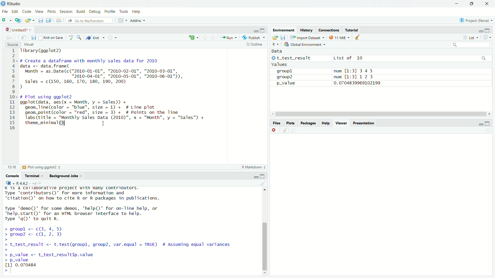  What do you see at coordinates (29, 44) in the screenshot?
I see `Visual` at bounding box center [29, 44].